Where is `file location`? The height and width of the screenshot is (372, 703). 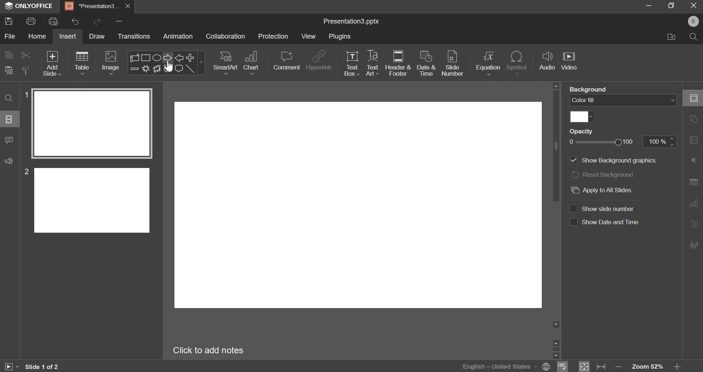
file location is located at coordinates (670, 37).